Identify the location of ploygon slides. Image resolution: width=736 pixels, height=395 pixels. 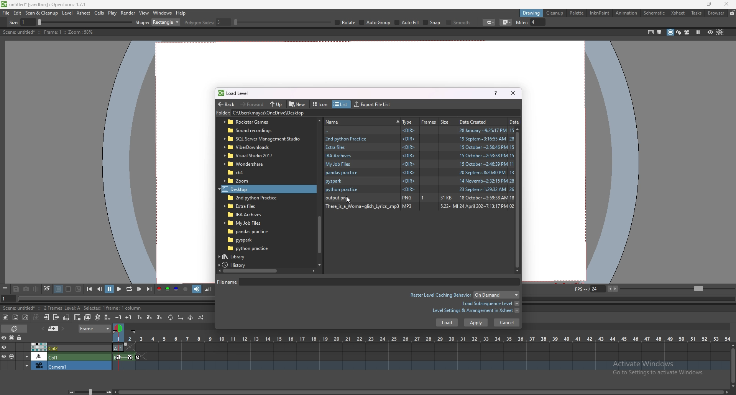
(361, 22).